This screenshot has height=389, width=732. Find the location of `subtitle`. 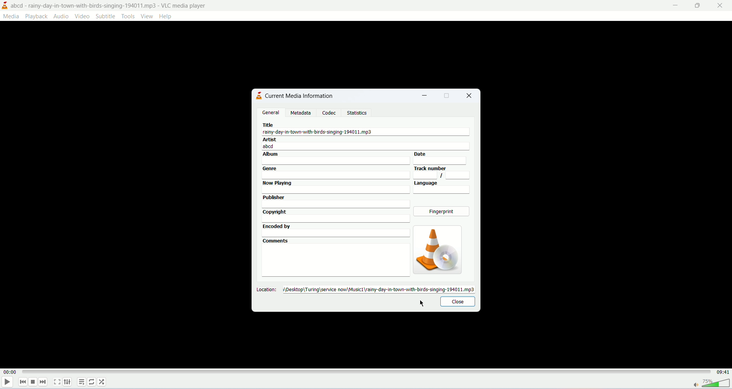

subtitle is located at coordinates (105, 16).